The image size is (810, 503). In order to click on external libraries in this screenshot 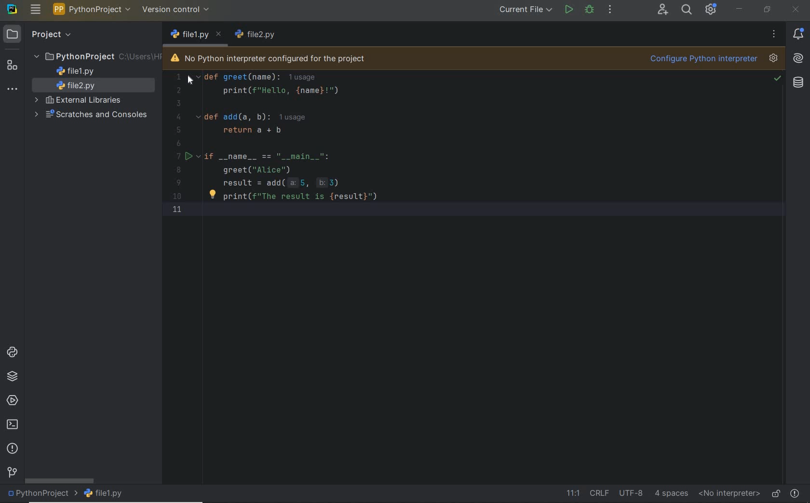, I will do `click(80, 101)`.